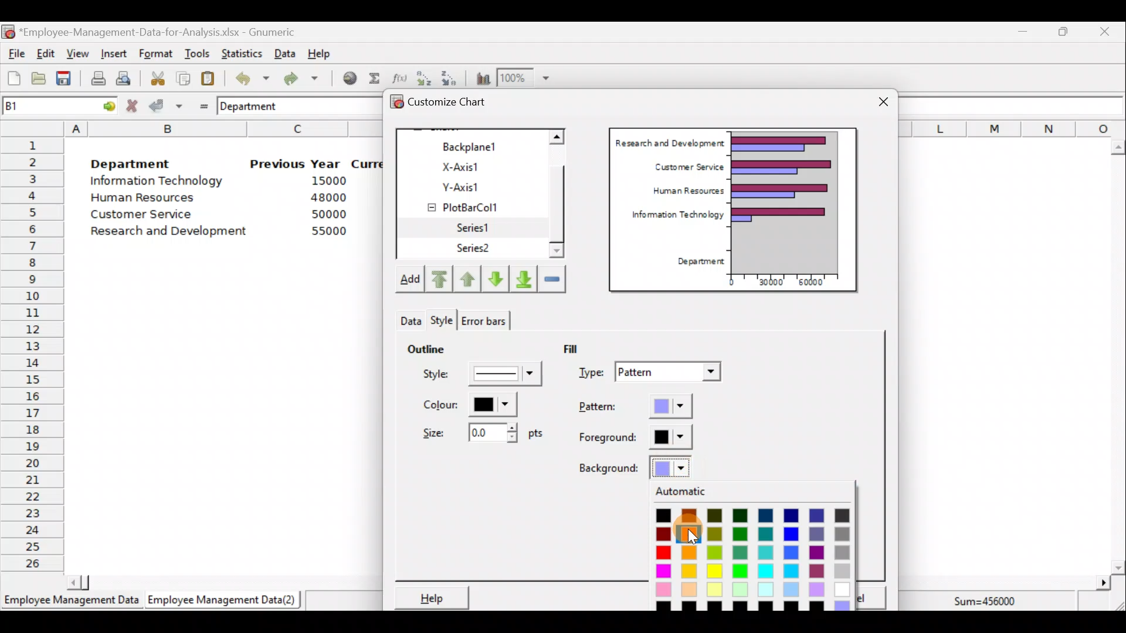 The height and width of the screenshot is (633, 1126). I want to click on Cursor on red orange color, so click(692, 539).